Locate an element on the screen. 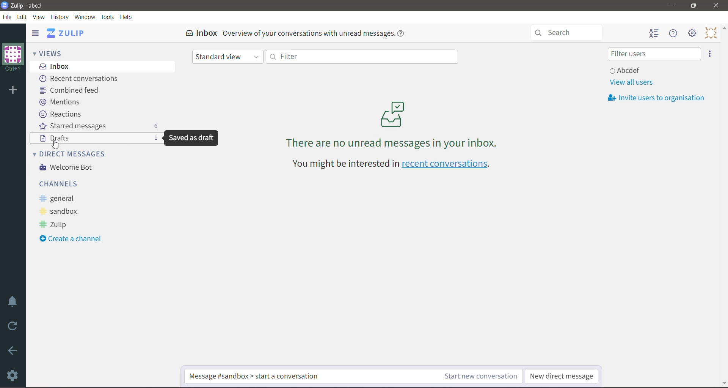  Reload is located at coordinates (14, 326).